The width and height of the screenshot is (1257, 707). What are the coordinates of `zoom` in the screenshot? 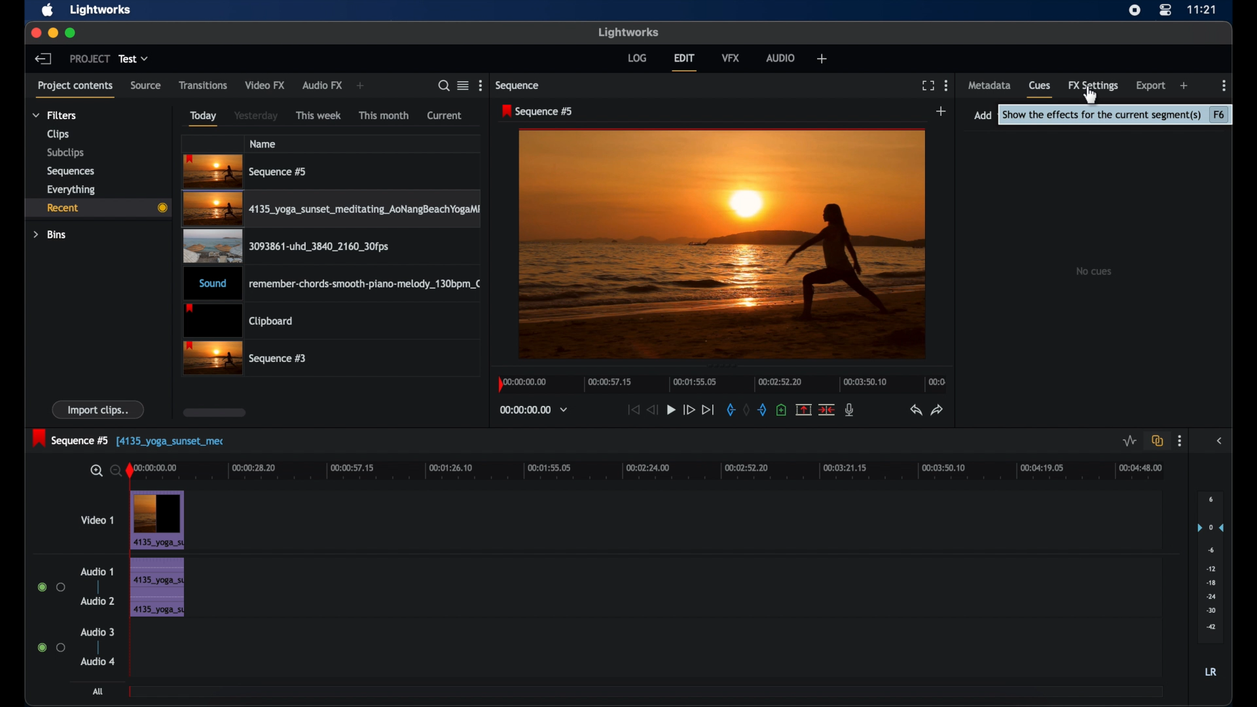 It's located at (102, 471).